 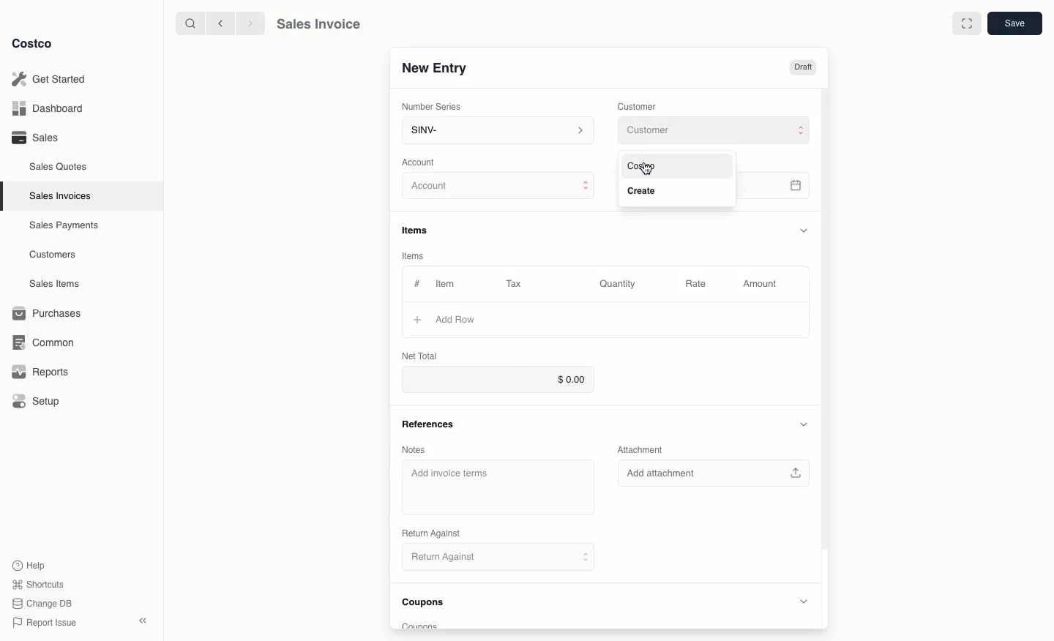 What do you see at coordinates (1014, 24) in the screenshot?
I see `Save` at bounding box center [1014, 24].